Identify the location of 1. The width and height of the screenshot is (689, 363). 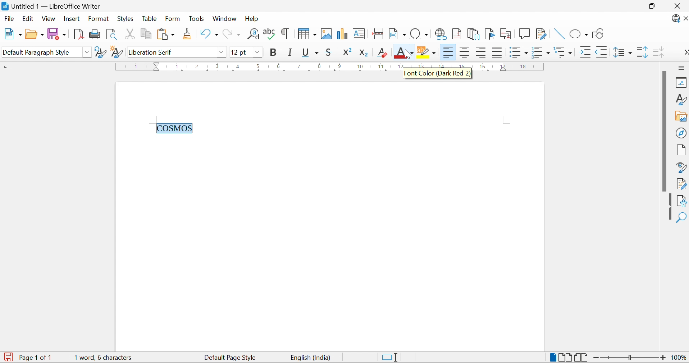
(177, 66).